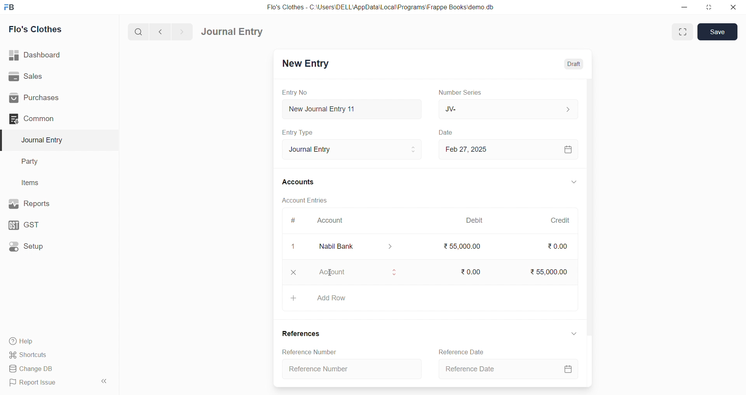 This screenshot has width=746, height=395. What do you see at coordinates (559, 246) in the screenshot?
I see `₹0.00` at bounding box center [559, 246].